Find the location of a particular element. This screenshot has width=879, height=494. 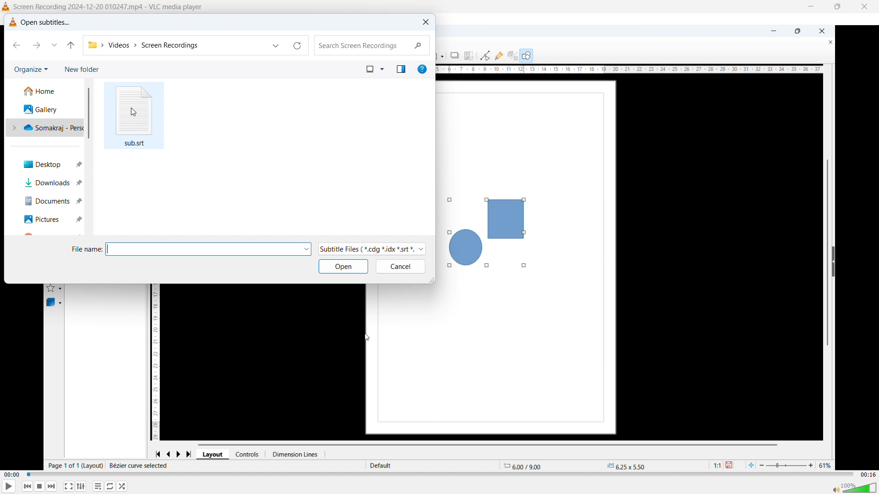

dimension lines is located at coordinates (297, 454).